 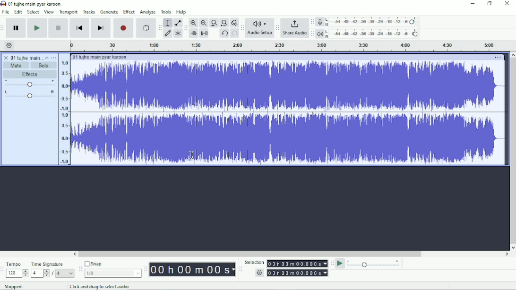 I want to click on Audio, so click(x=282, y=113).